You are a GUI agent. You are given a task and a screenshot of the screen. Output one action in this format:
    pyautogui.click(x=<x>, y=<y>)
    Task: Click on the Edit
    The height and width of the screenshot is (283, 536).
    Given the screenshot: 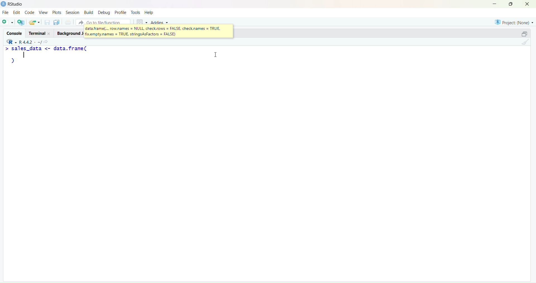 What is the action you would take?
    pyautogui.click(x=16, y=13)
    